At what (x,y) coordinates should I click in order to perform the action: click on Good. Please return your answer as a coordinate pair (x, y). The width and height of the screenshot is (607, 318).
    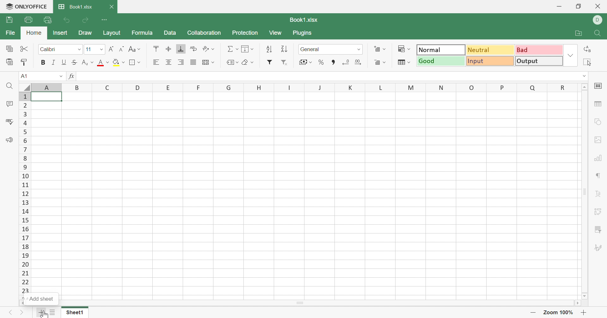
    Looking at the image, I should click on (440, 61).